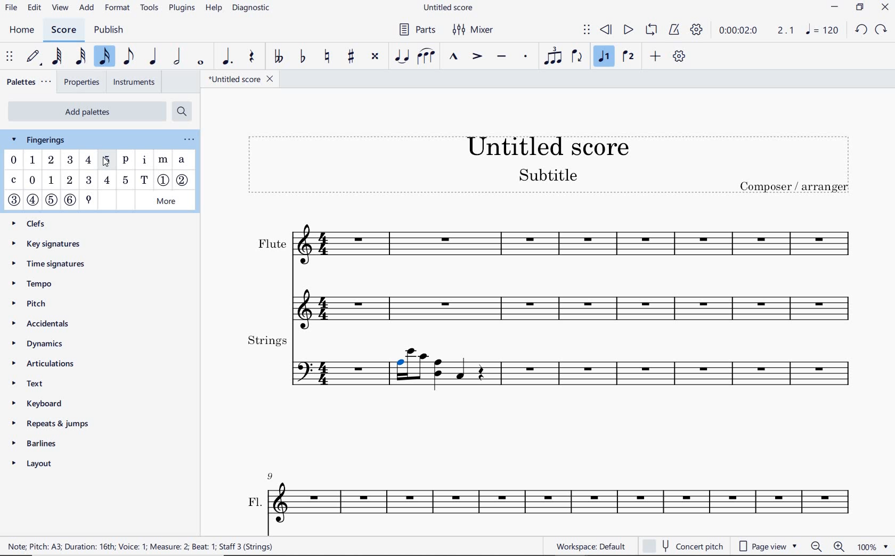 This screenshot has width=895, height=556. Describe the element at coordinates (32, 201) in the screenshot. I see `STRING NUMBER 4` at that location.